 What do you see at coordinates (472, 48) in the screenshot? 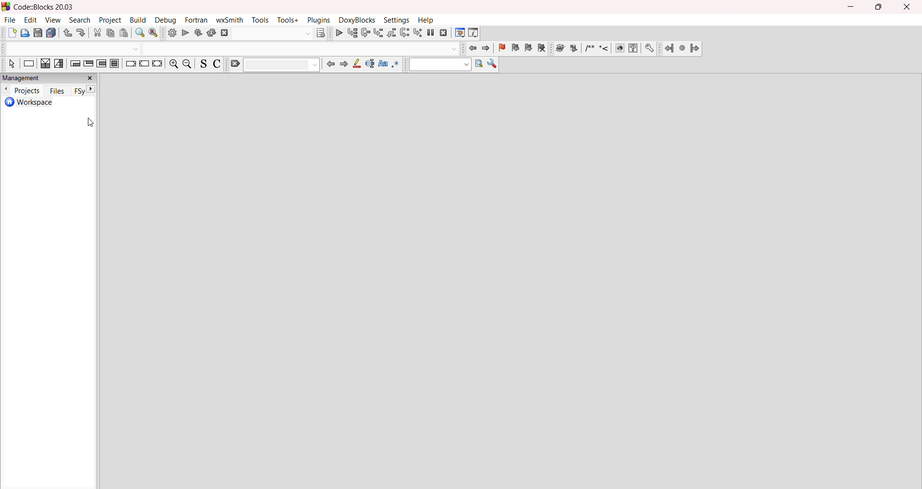
I see `jump to front` at bounding box center [472, 48].